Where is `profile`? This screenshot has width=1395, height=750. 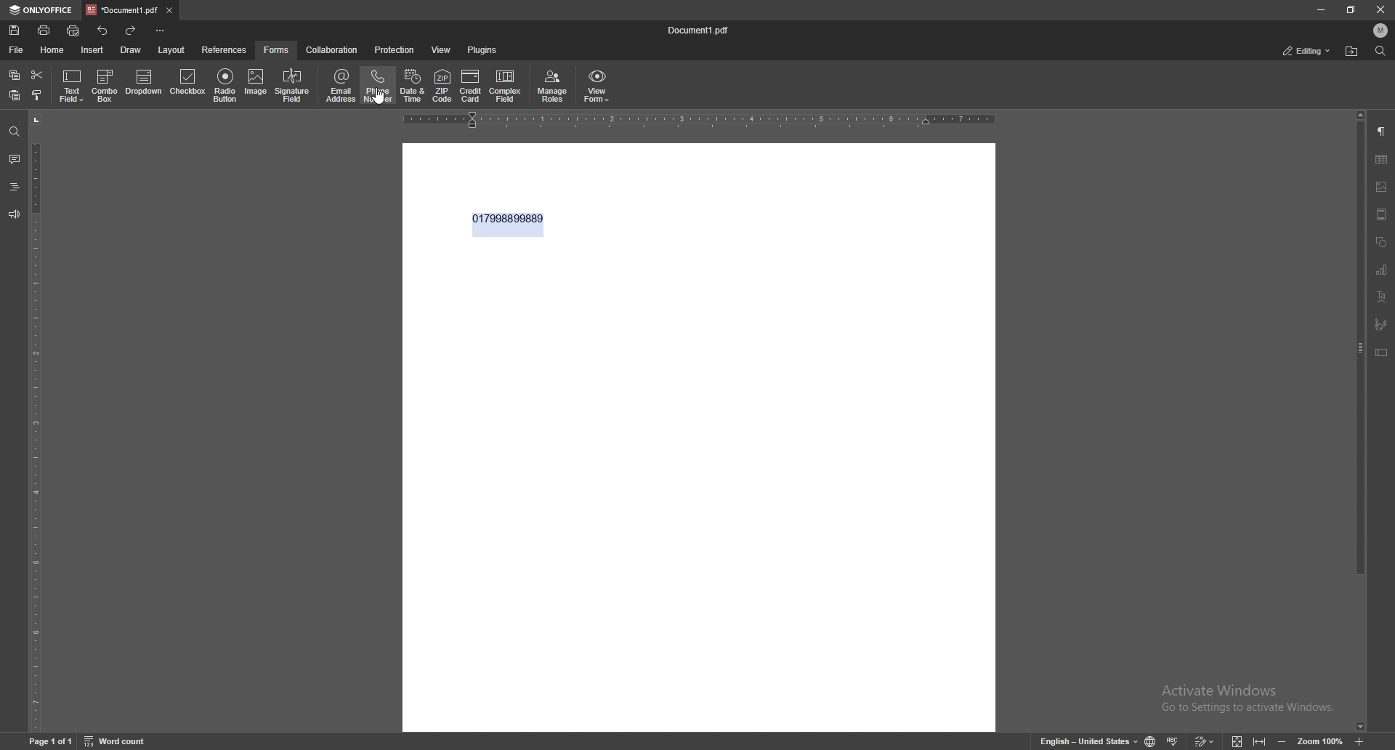
profile is located at coordinates (1380, 31).